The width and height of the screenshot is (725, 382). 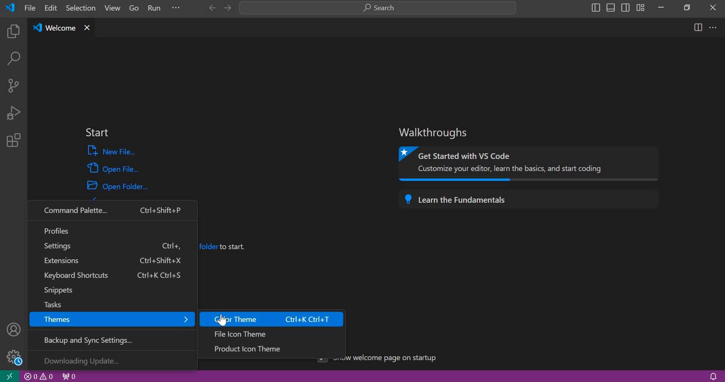 What do you see at coordinates (9, 376) in the screenshot?
I see `open a remote window` at bounding box center [9, 376].